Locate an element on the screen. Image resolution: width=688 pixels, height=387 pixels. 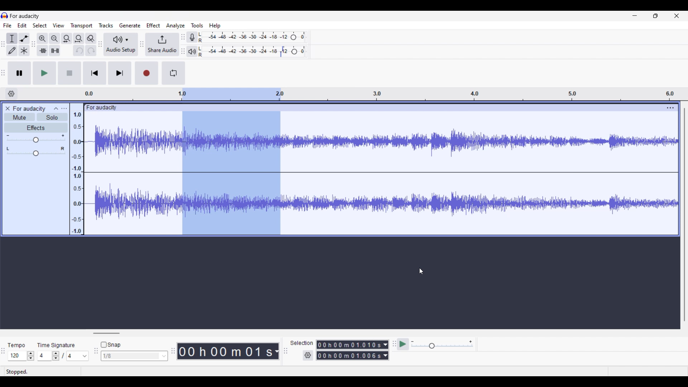
Scale to measure length of track is located at coordinates (485, 94).